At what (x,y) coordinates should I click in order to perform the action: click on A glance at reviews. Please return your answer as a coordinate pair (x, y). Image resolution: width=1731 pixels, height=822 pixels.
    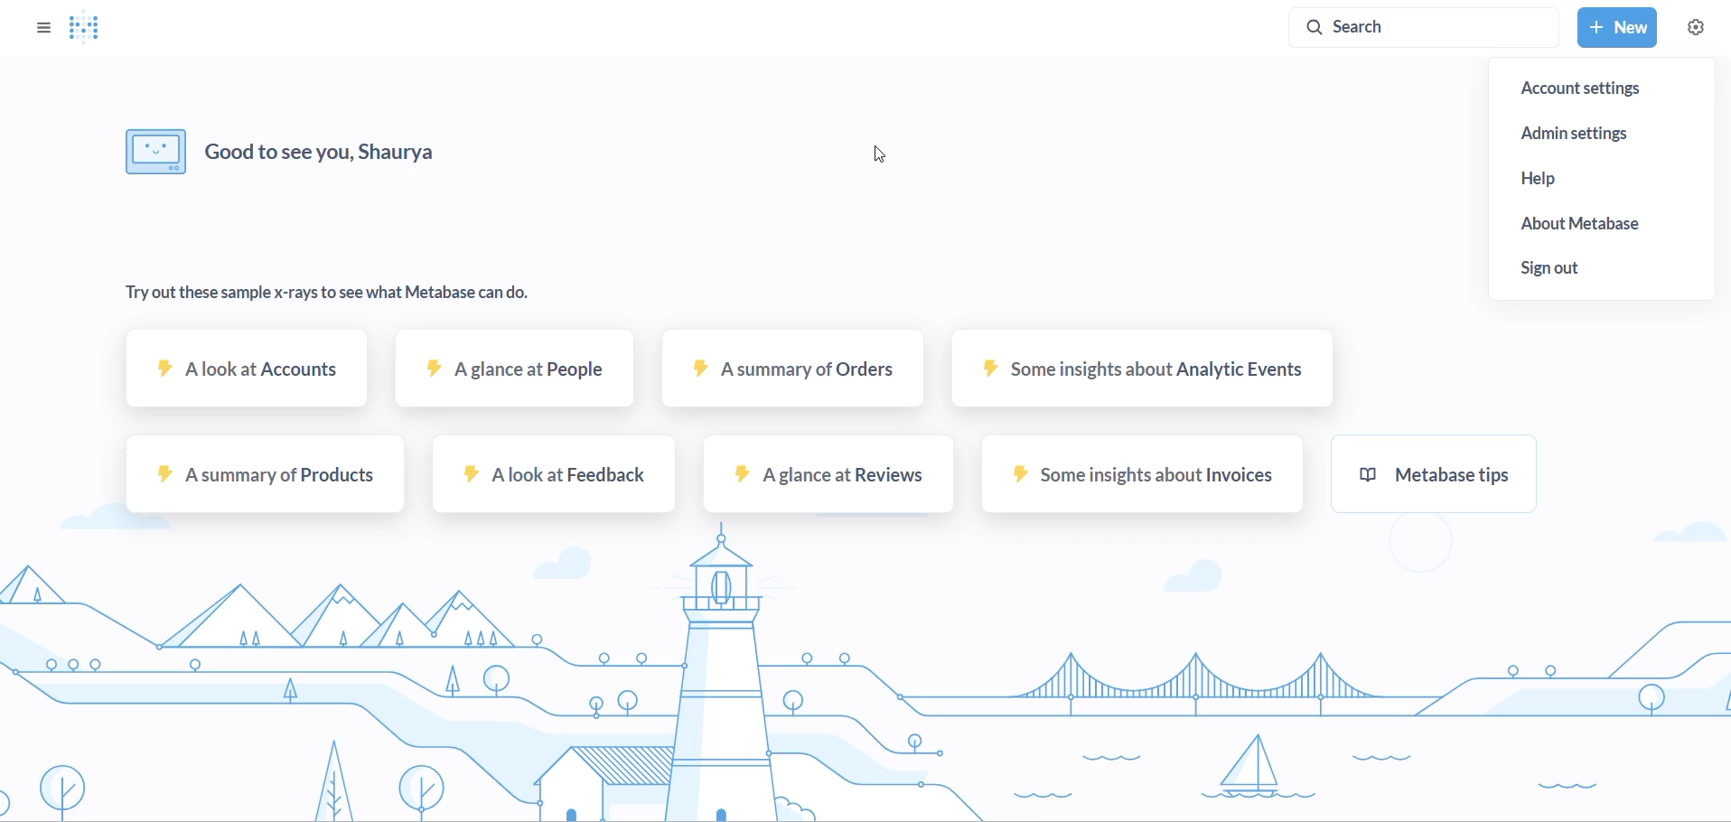
    Looking at the image, I should click on (823, 481).